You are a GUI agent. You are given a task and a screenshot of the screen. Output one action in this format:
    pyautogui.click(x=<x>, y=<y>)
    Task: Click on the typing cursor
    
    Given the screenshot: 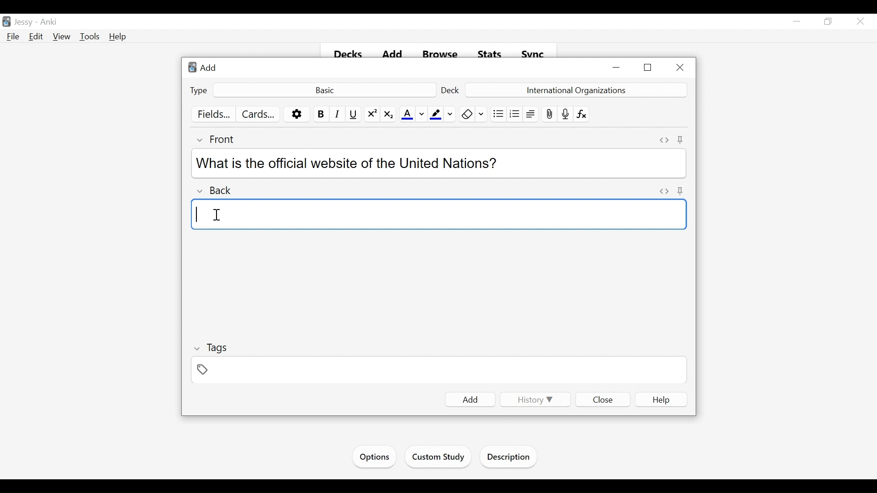 What is the action you would take?
    pyautogui.click(x=199, y=215)
    